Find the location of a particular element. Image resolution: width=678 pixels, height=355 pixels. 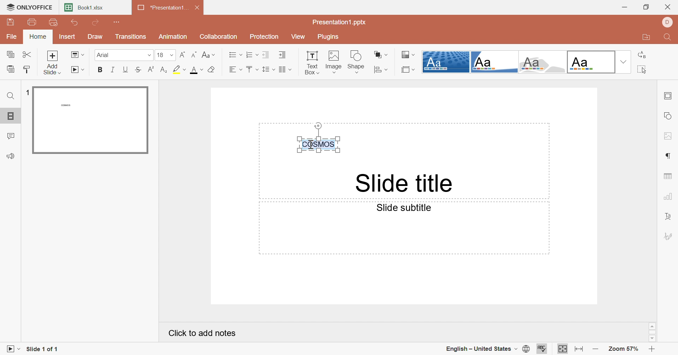

Feedback & Support is located at coordinates (12, 156).